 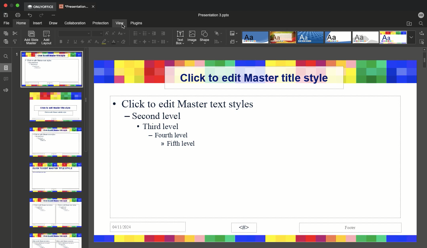 I want to click on Green leaf style, so click(x=366, y=38).